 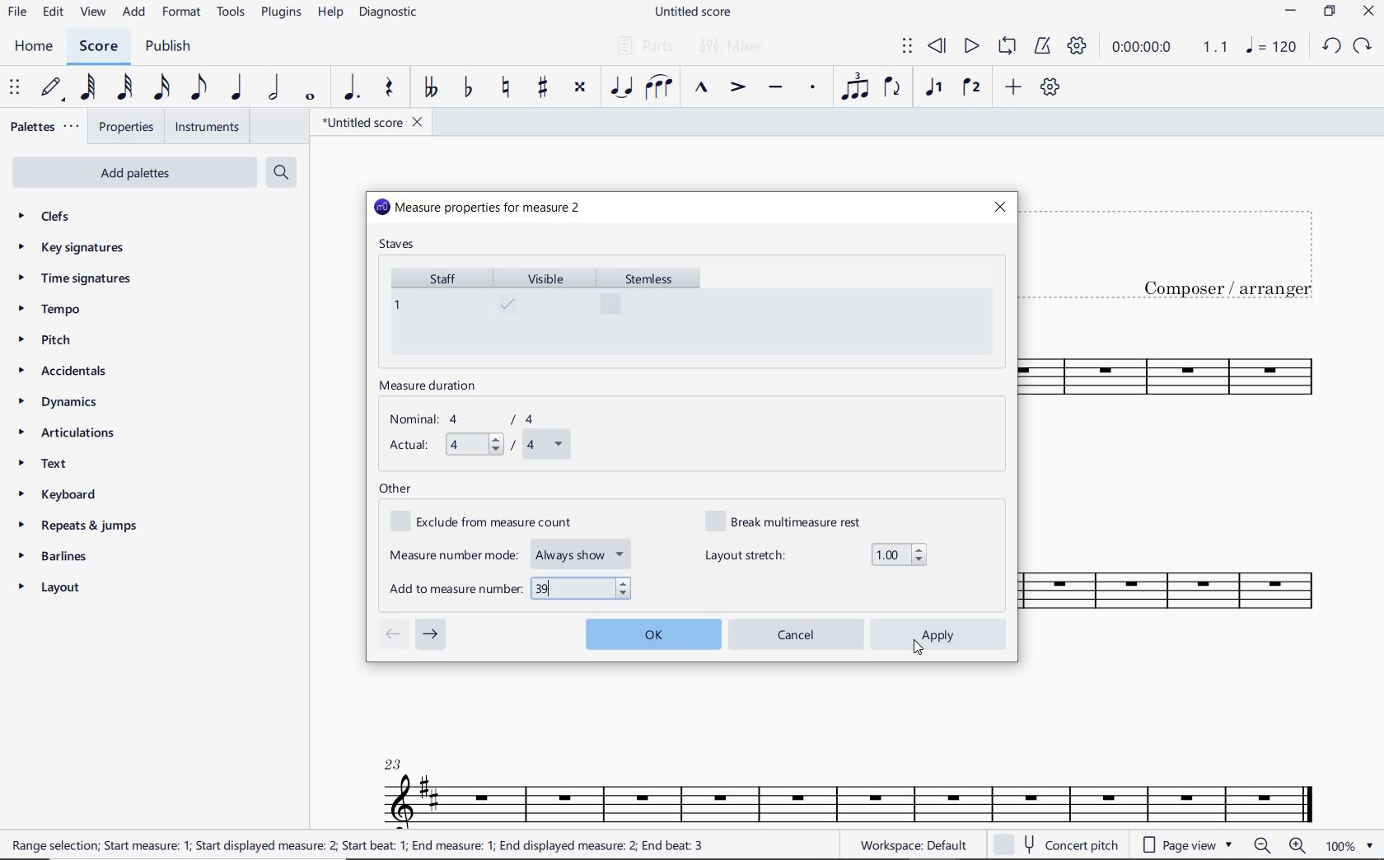 I want to click on LAYOUT, so click(x=53, y=591).